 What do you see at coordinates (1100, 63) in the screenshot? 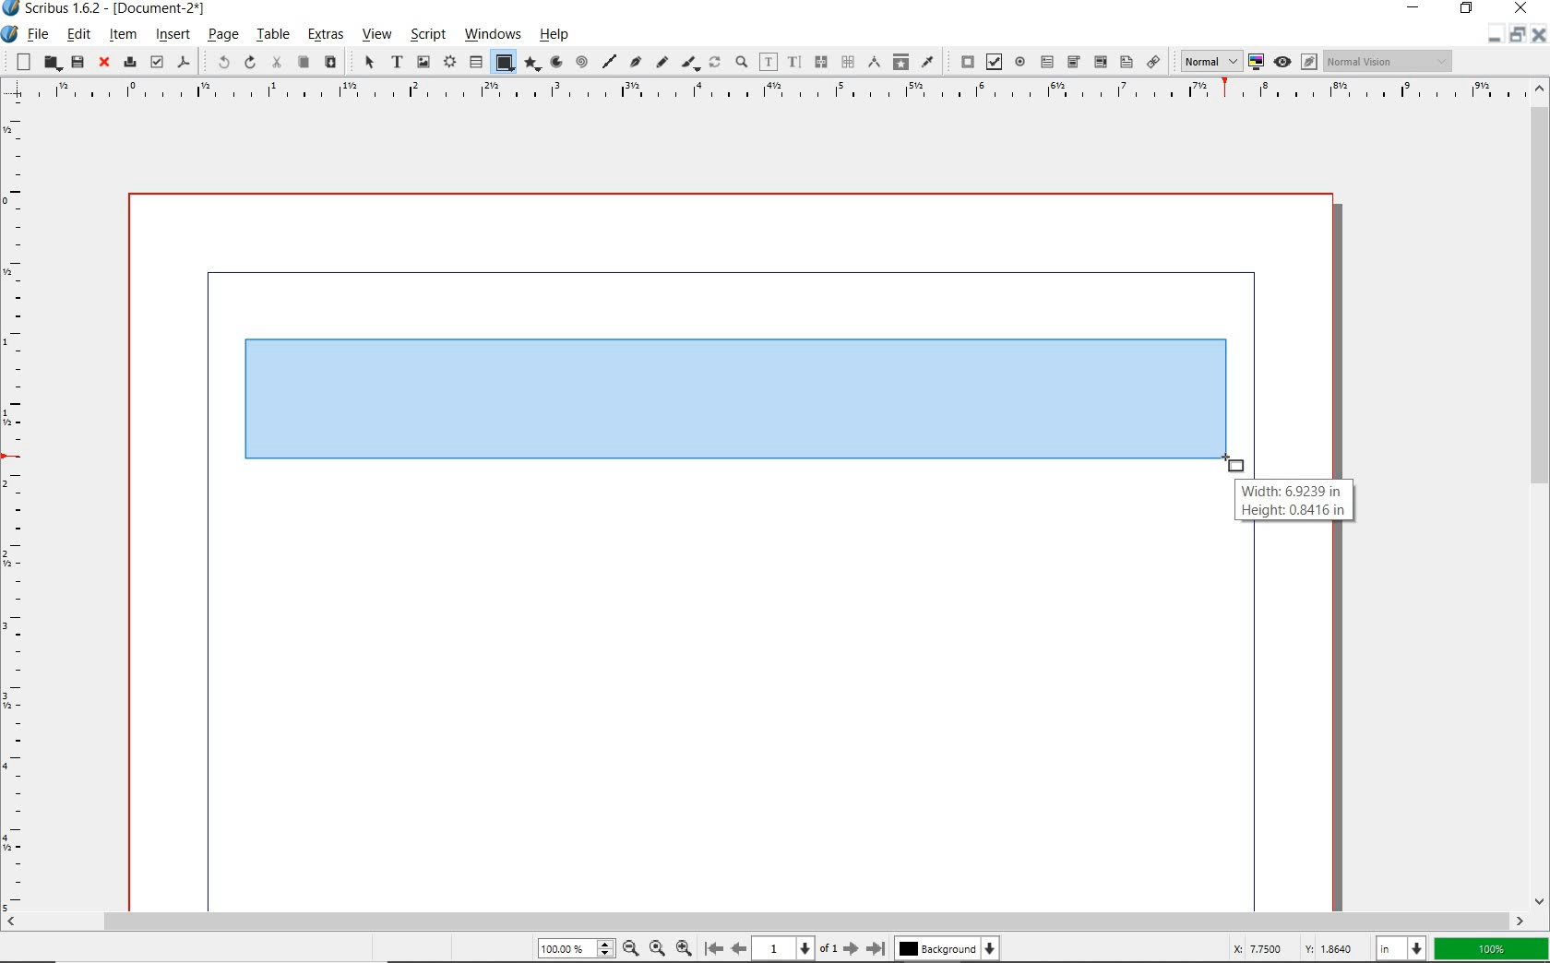
I see `pdf combo box` at bounding box center [1100, 63].